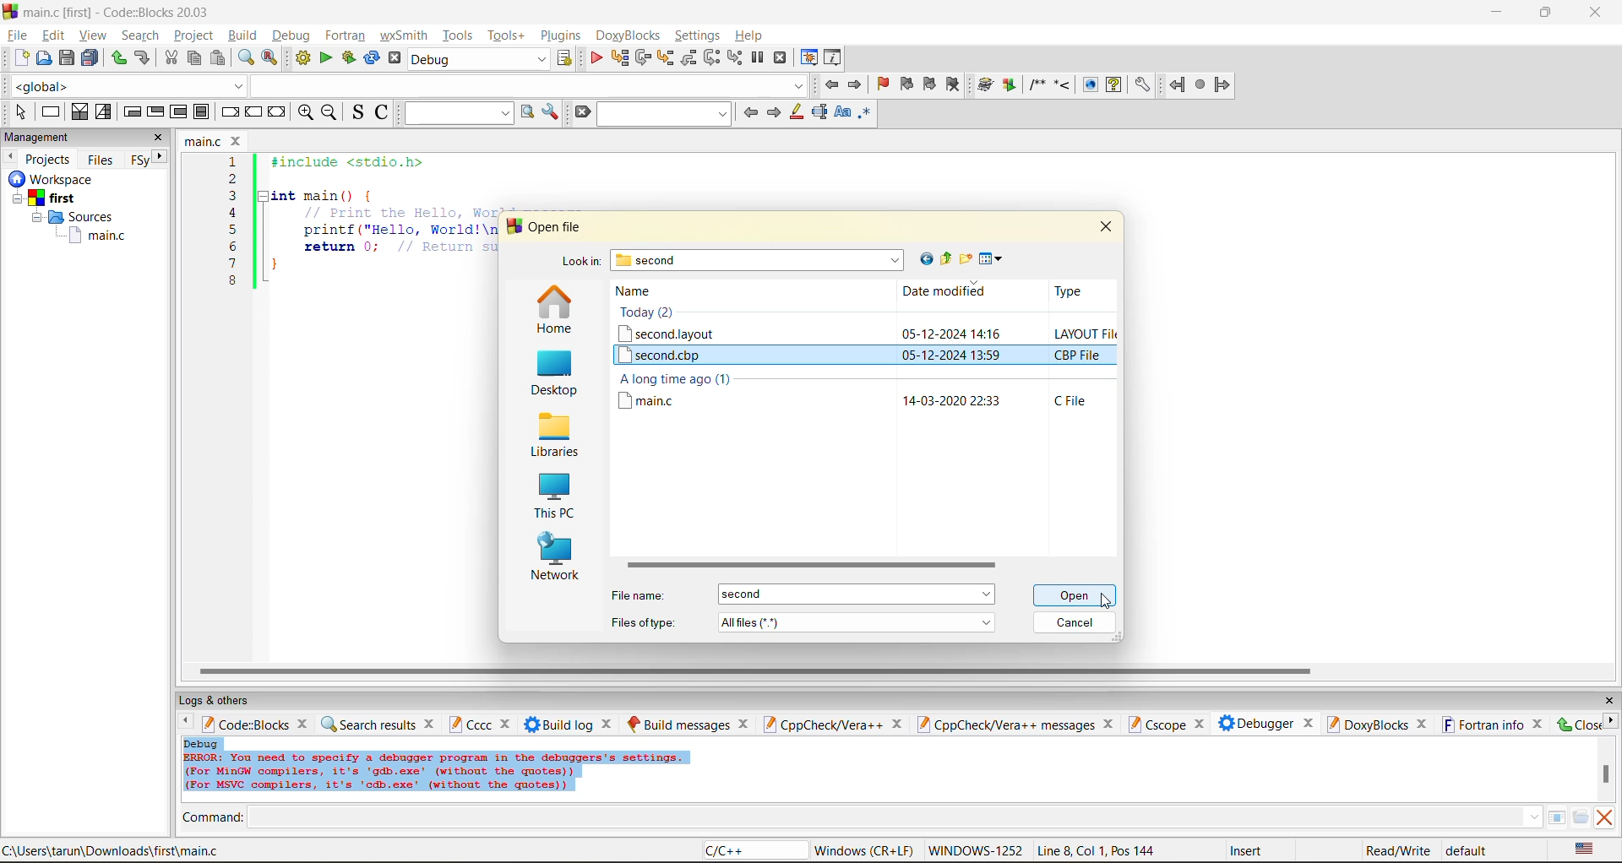  What do you see at coordinates (734, 58) in the screenshot?
I see `step into instruction` at bounding box center [734, 58].